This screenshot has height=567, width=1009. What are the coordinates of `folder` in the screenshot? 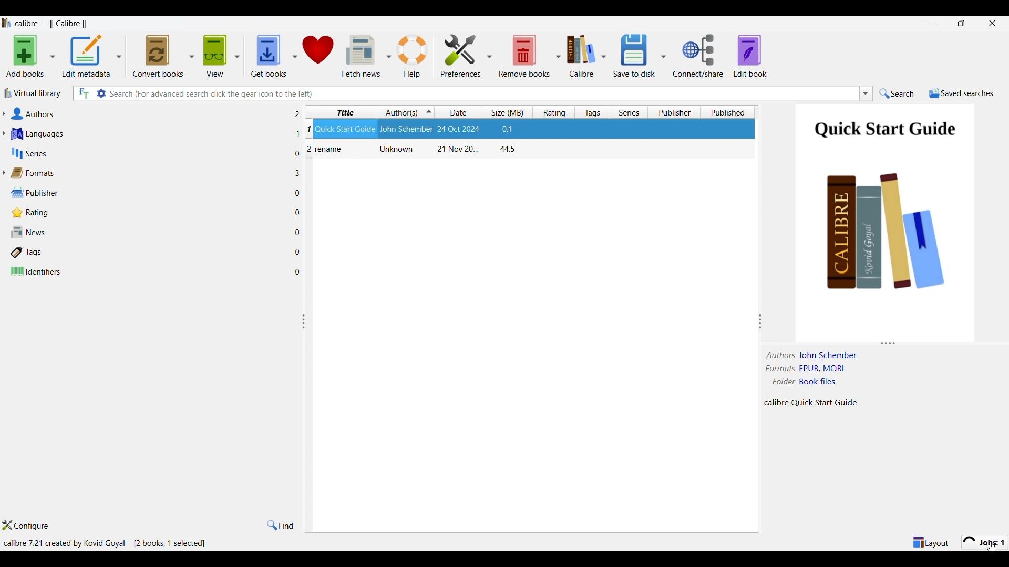 It's located at (782, 382).